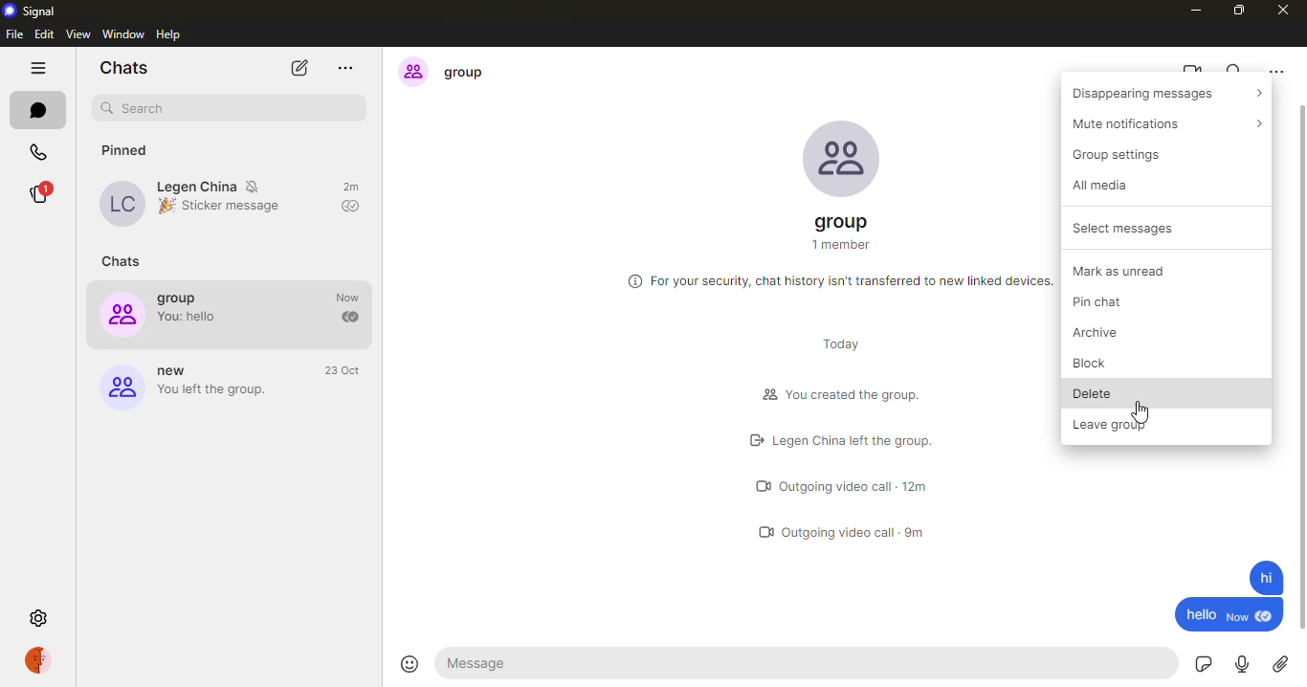 Image resolution: width=1307 pixels, height=687 pixels. Describe the element at coordinates (343, 371) in the screenshot. I see `time` at that location.